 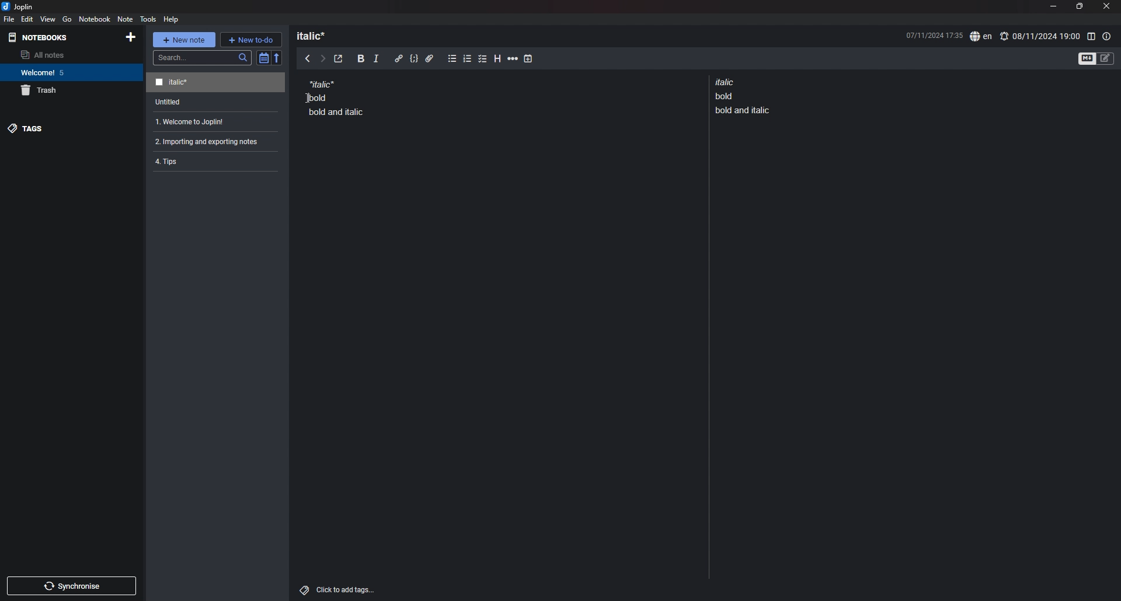 I want to click on note, so click(x=211, y=160).